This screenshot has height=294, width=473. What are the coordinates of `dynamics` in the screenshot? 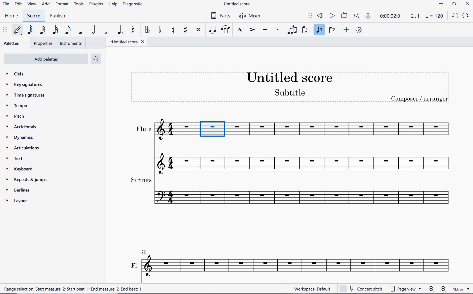 It's located at (20, 138).